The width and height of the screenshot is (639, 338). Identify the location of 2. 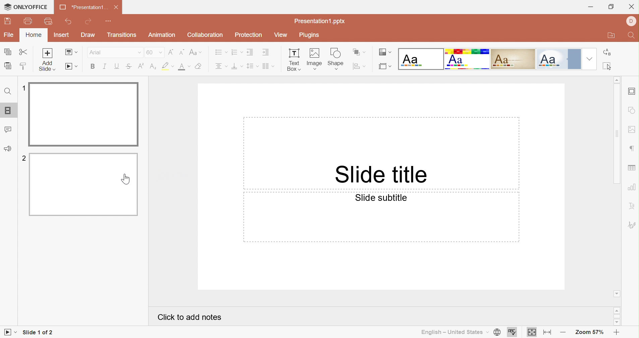
(23, 159).